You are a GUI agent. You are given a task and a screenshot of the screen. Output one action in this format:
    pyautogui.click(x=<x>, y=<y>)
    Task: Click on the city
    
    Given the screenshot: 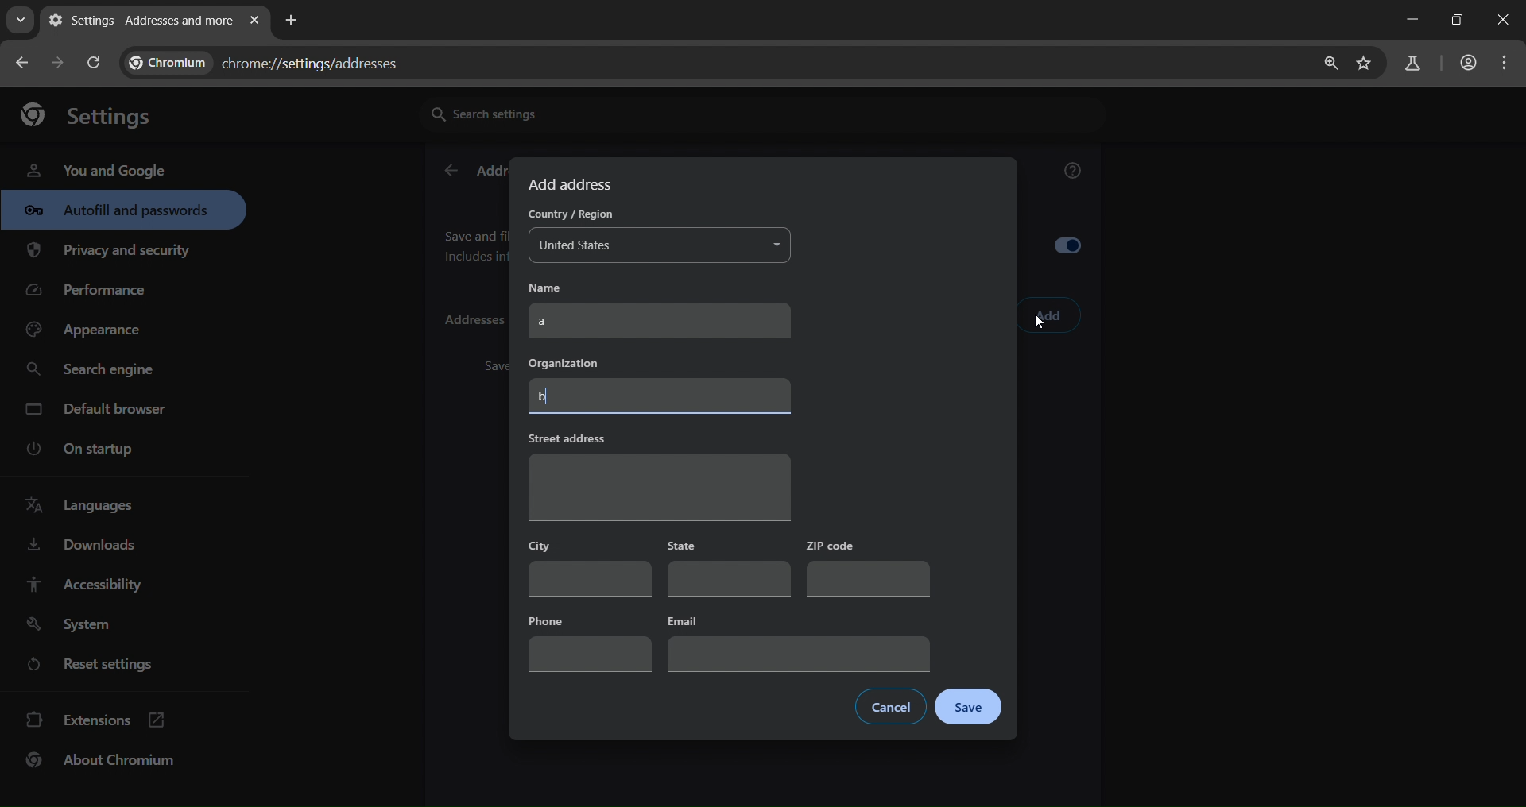 What is the action you would take?
    pyautogui.click(x=591, y=566)
    